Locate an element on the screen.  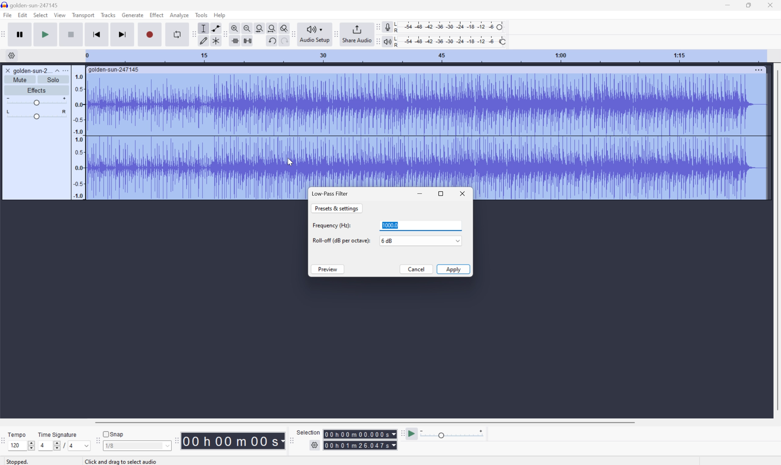
Draw tool is located at coordinates (204, 42).